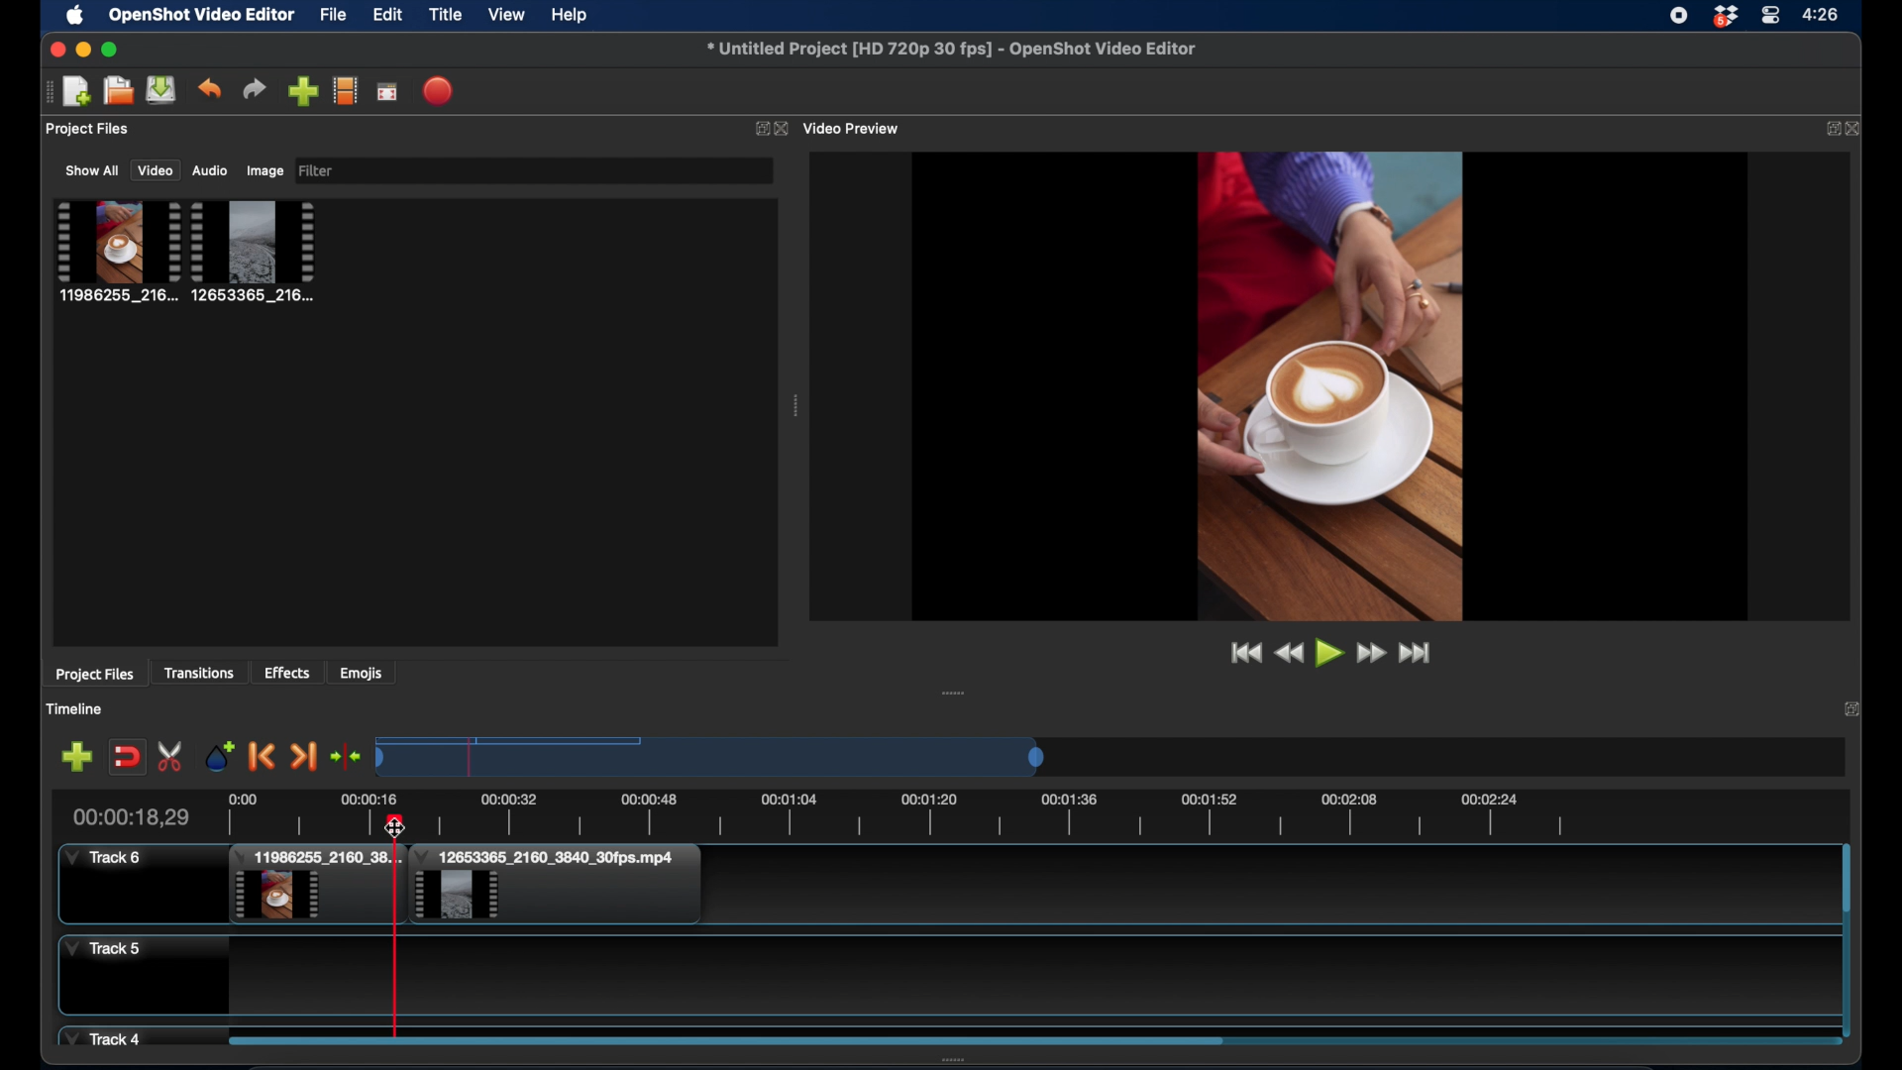 This screenshot has height=1070, width=1902. I want to click on audio, so click(211, 170).